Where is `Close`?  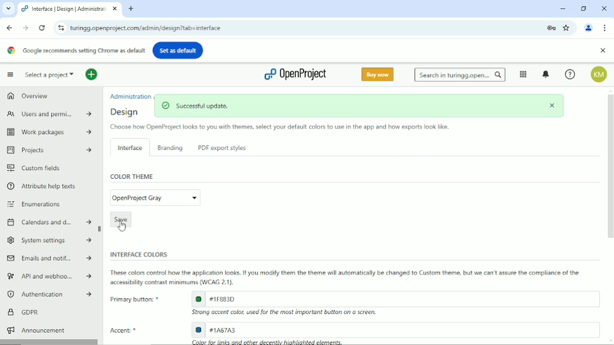
Close is located at coordinates (604, 7).